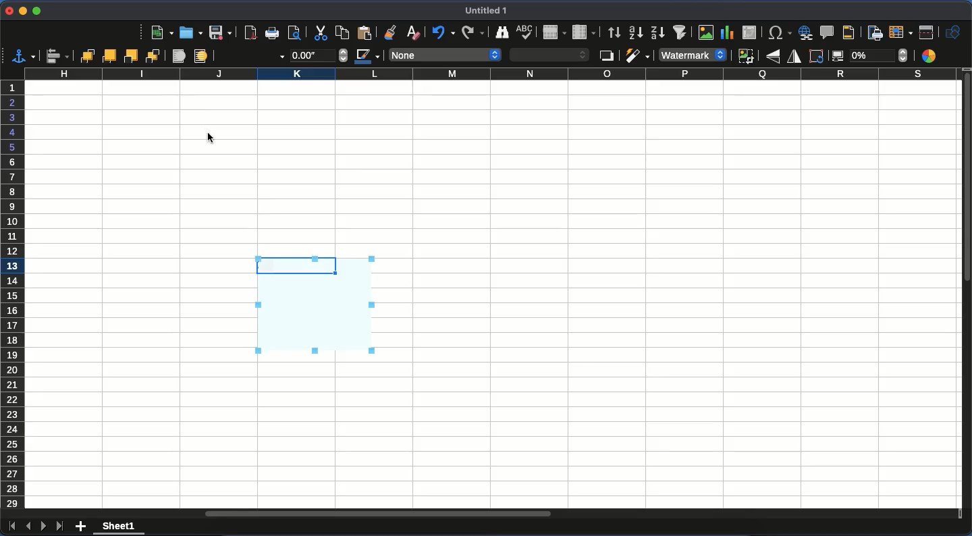 Image resolution: width=972 pixels, height=536 pixels. What do you see at coordinates (485, 10) in the screenshot?
I see `untitled` at bounding box center [485, 10].